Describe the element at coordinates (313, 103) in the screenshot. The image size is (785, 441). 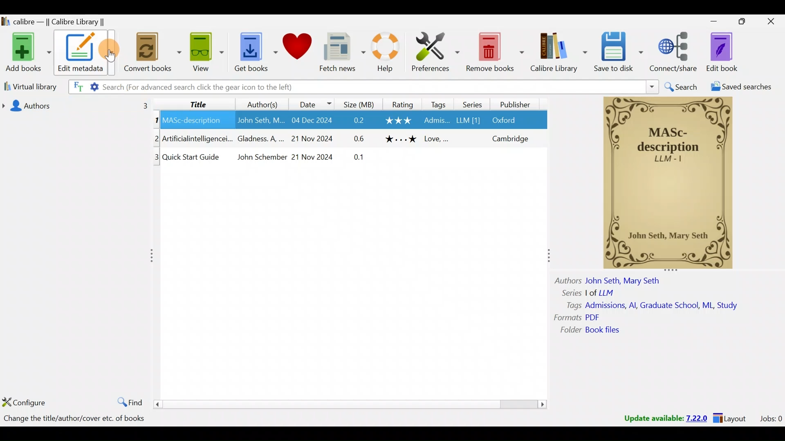
I see `Date` at that location.